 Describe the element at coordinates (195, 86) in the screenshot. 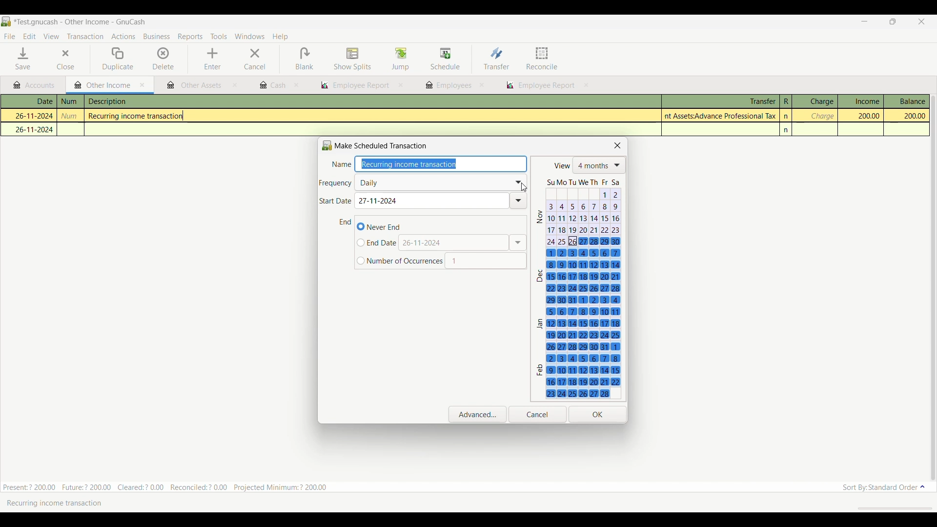

I see `other assets` at that location.